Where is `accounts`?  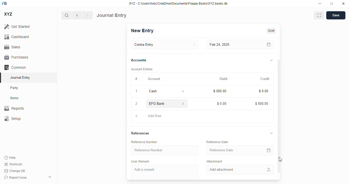
accounts is located at coordinates (139, 60).